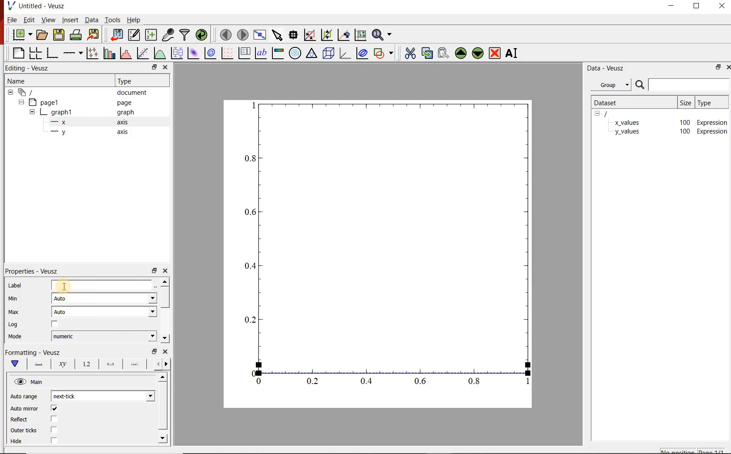 The height and width of the screenshot is (454, 731). I want to click on move down the selected widget, so click(478, 54).